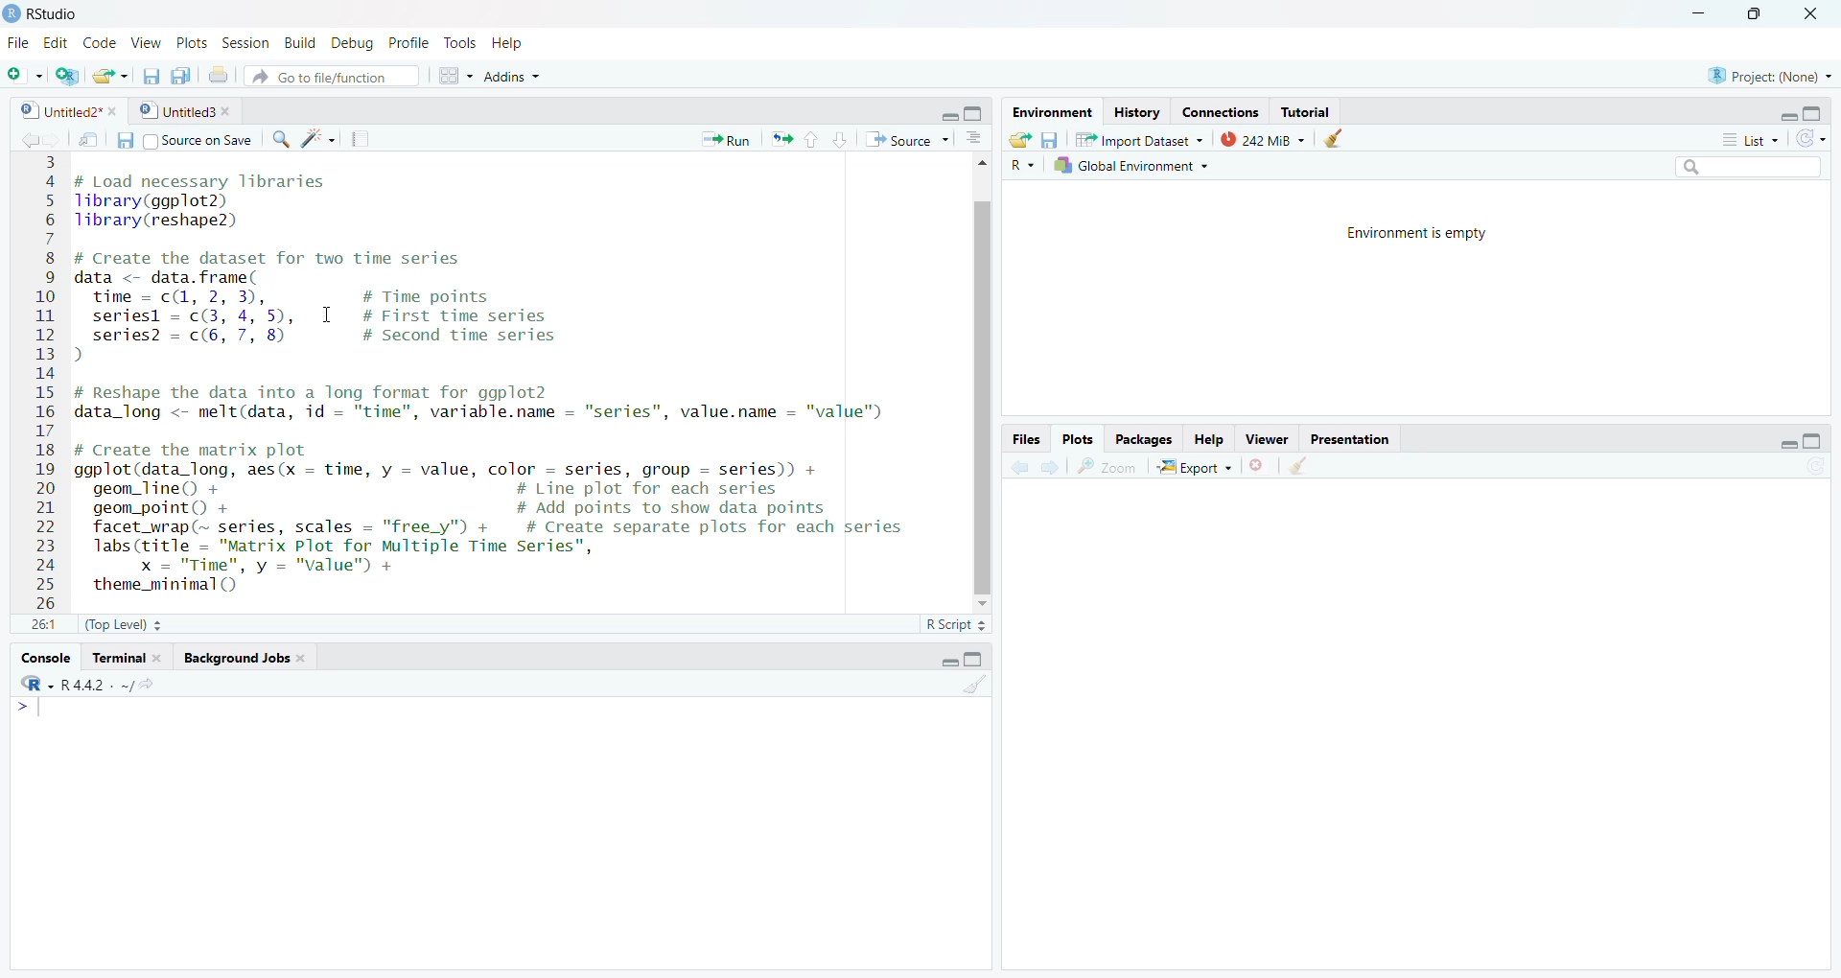 The image size is (1841, 978). I want to click on Help, so click(1208, 437).